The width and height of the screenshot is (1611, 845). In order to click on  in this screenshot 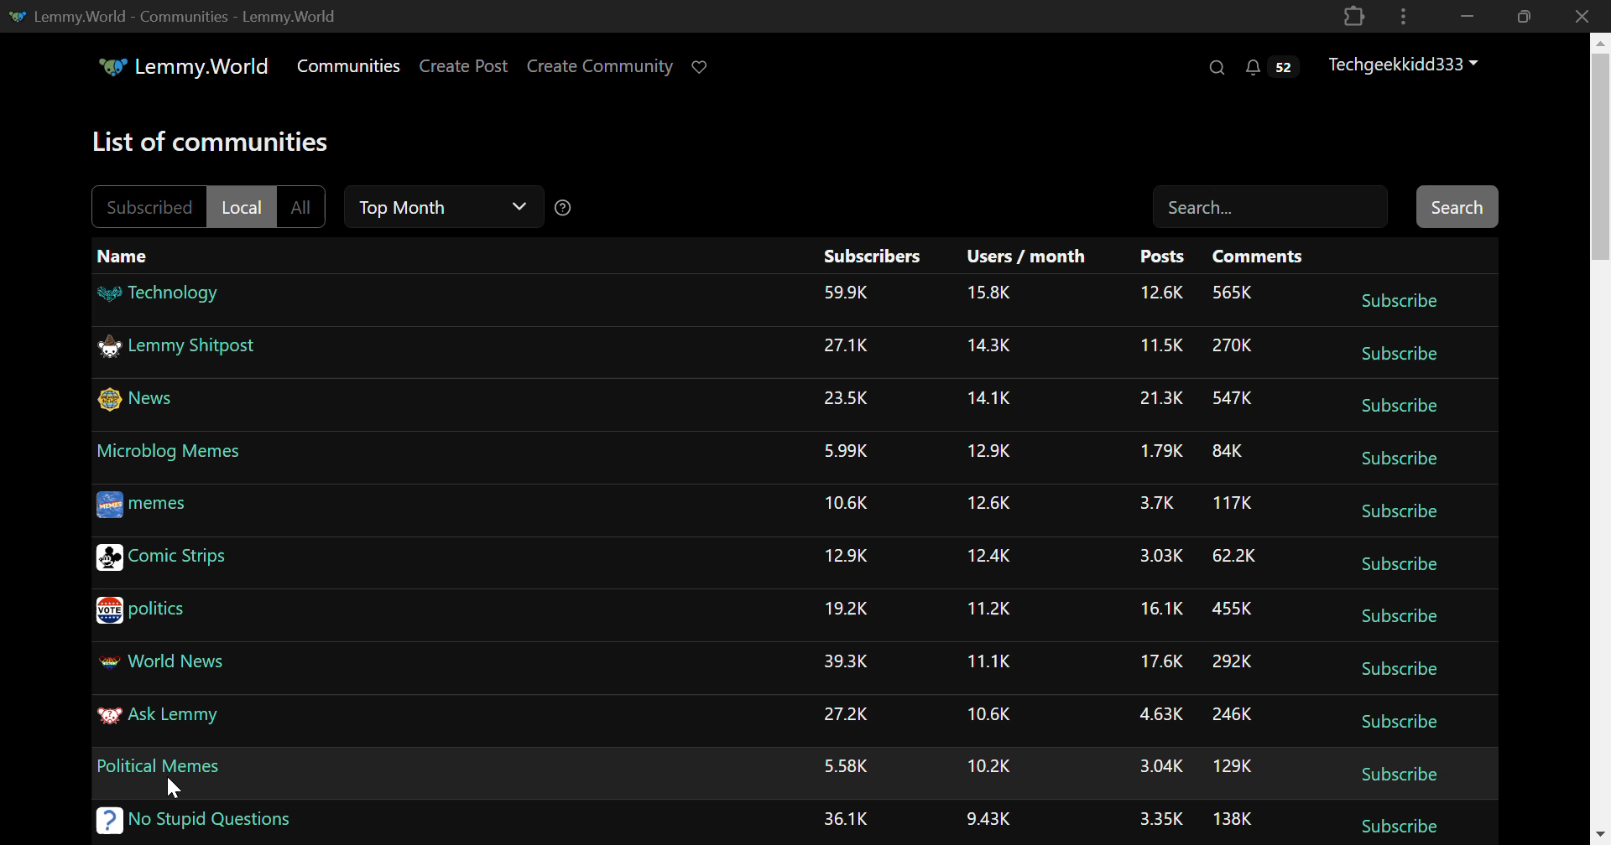, I will do `click(1163, 613)`.